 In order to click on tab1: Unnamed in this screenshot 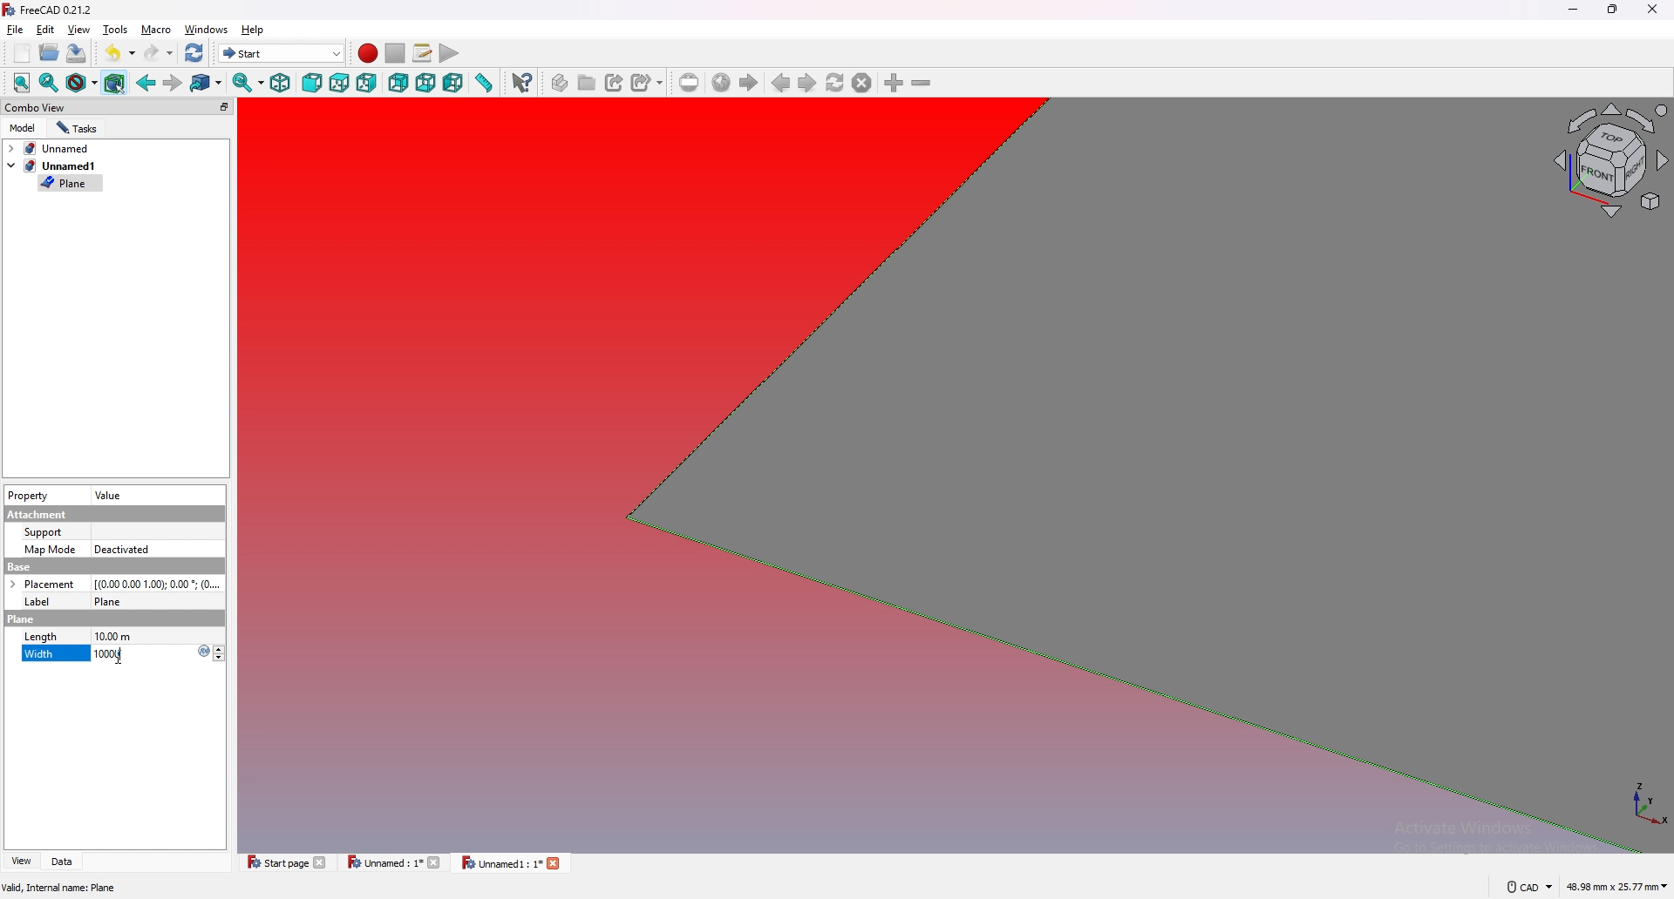, I will do `click(54, 148)`.